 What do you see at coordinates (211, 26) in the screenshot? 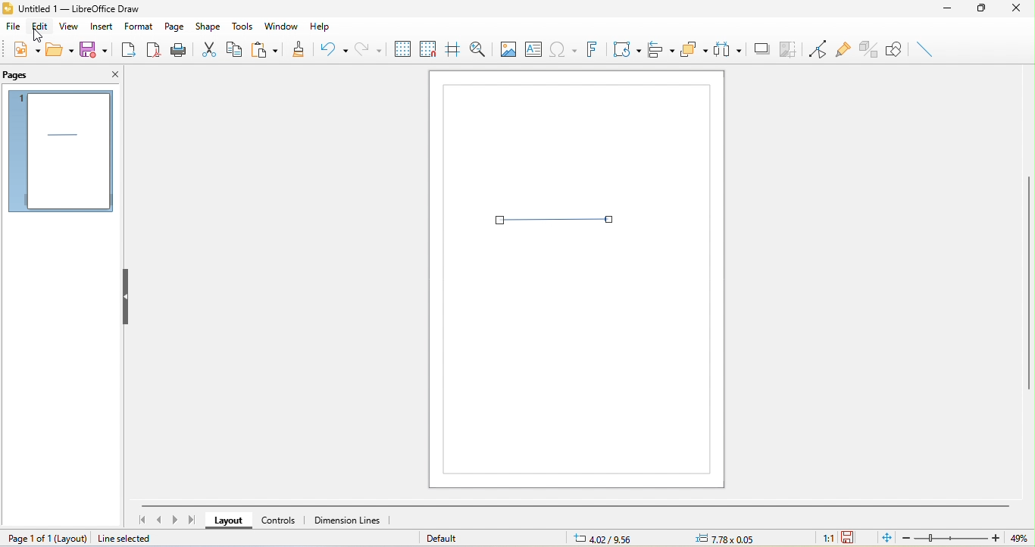
I see `shape` at bounding box center [211, 26].